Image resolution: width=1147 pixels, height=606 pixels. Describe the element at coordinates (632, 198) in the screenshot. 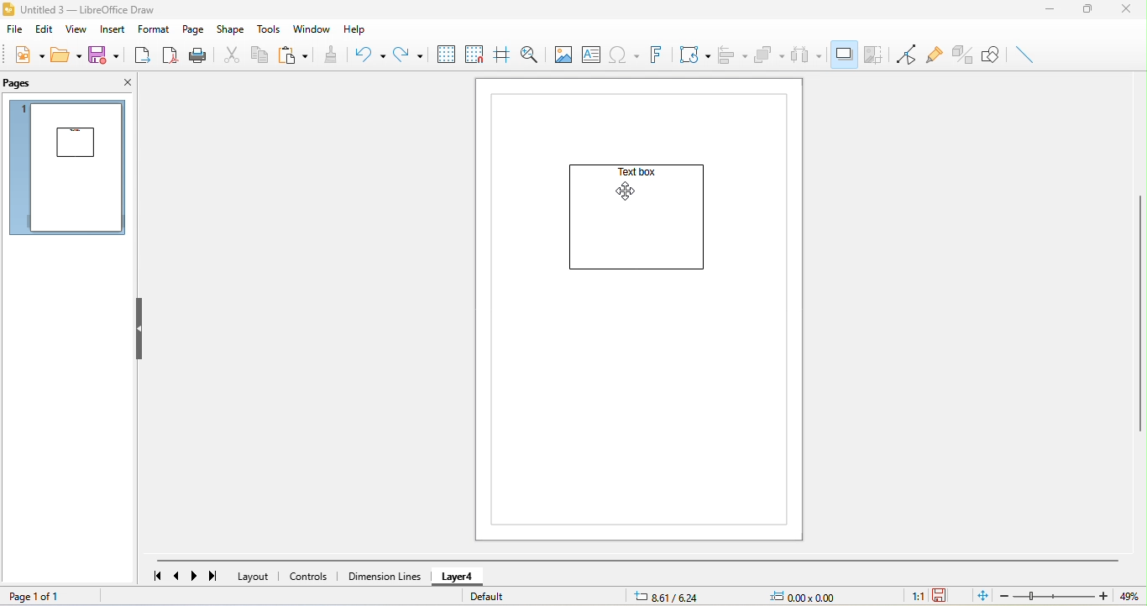

I see `cursor` at that location.